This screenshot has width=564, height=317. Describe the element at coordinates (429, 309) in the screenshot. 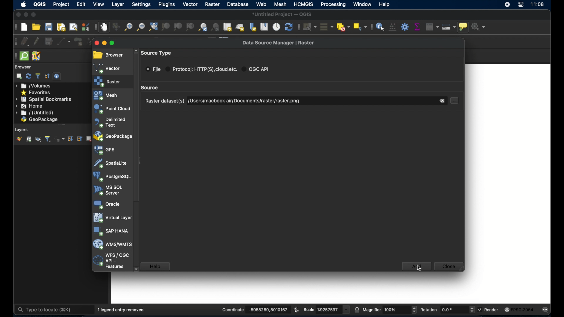

I see `rotations` at that location.